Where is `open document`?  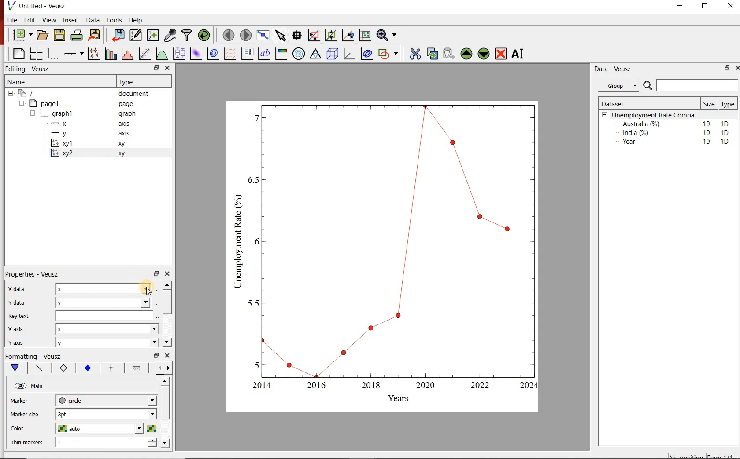 open document is located at coordinates (43, 35).